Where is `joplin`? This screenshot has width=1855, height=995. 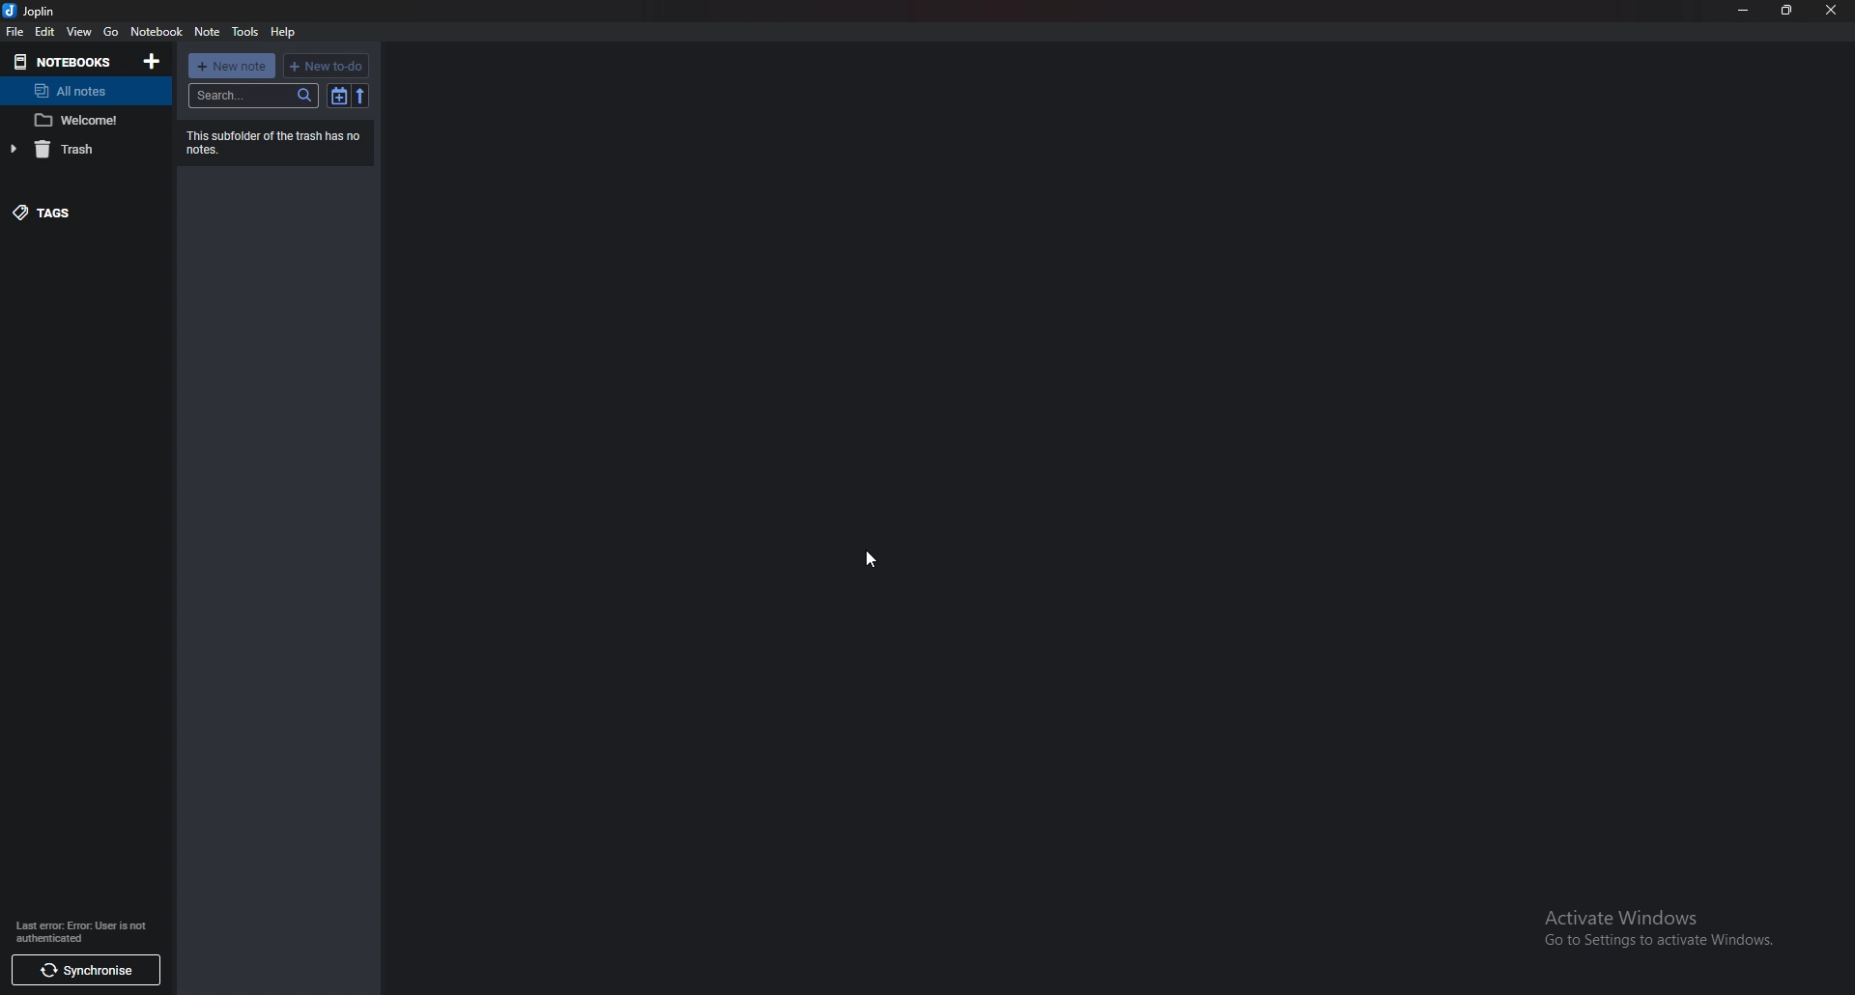 joplin is located at coordinates (34, 11).